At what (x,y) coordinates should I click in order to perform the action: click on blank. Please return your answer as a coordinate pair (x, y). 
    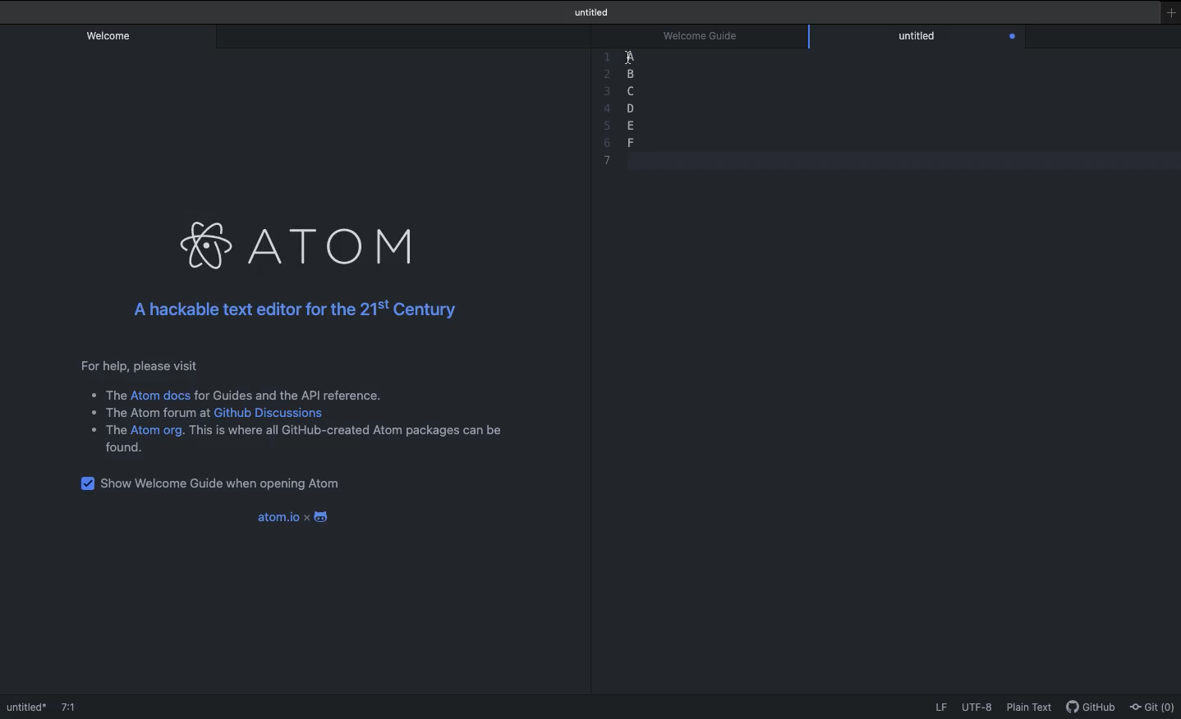
    Looking at the image, I should click on (636, 158).